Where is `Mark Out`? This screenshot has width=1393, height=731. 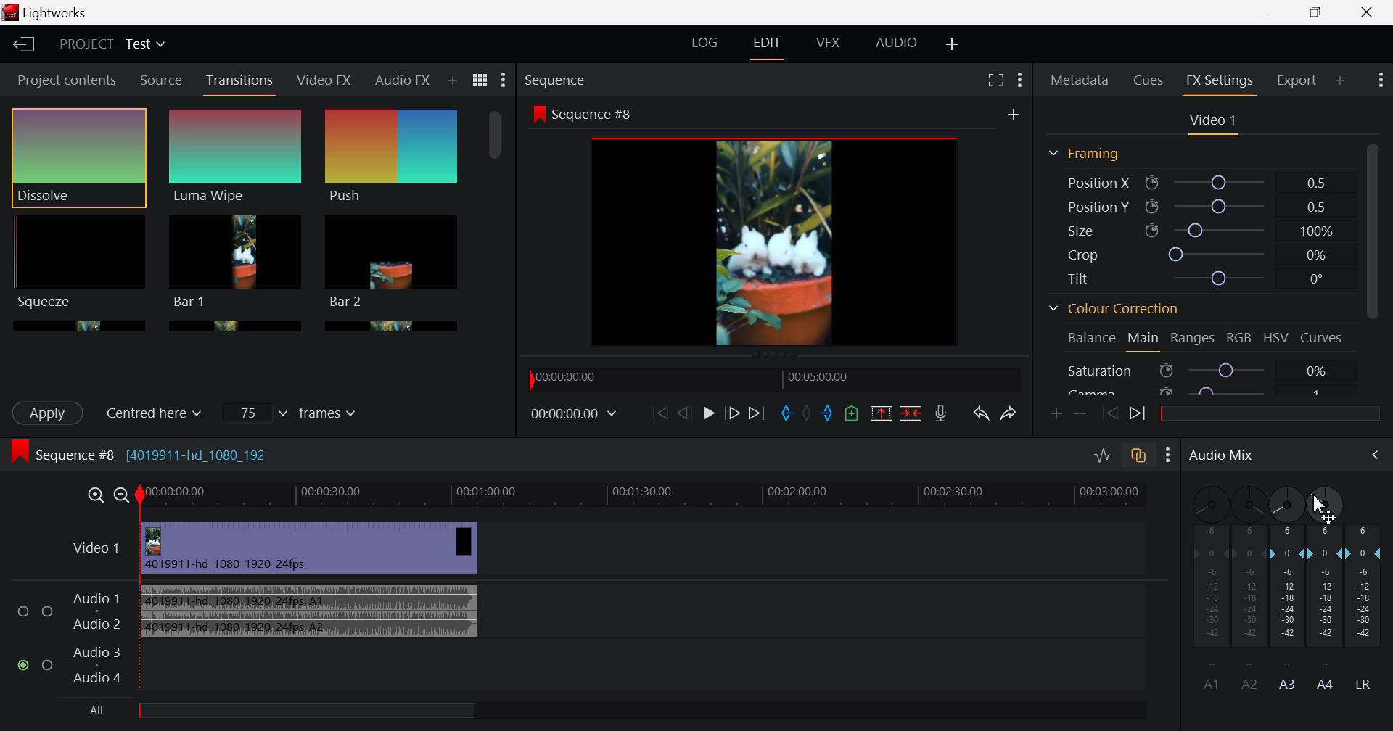 Mark Out is located at coordinates (827, 413).